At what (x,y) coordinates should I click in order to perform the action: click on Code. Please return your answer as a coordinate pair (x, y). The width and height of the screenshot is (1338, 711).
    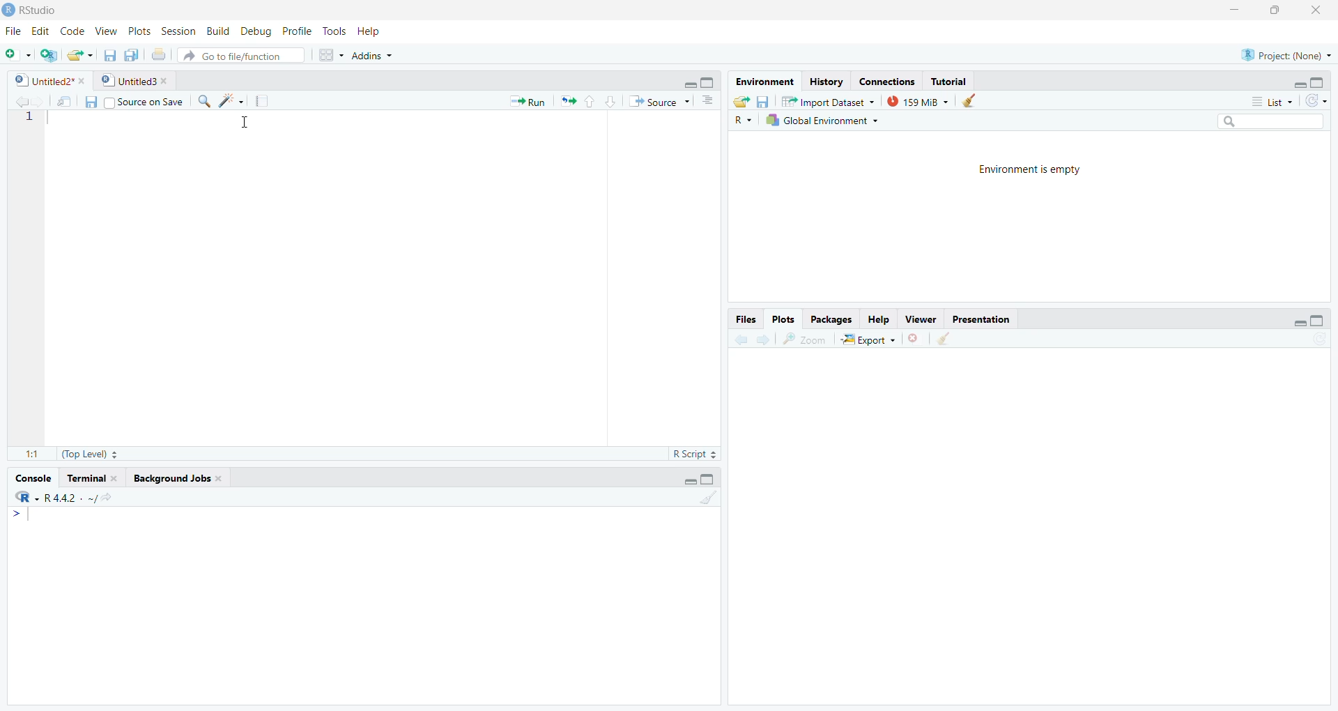
    Looking at the image, I should click on (74, 31).